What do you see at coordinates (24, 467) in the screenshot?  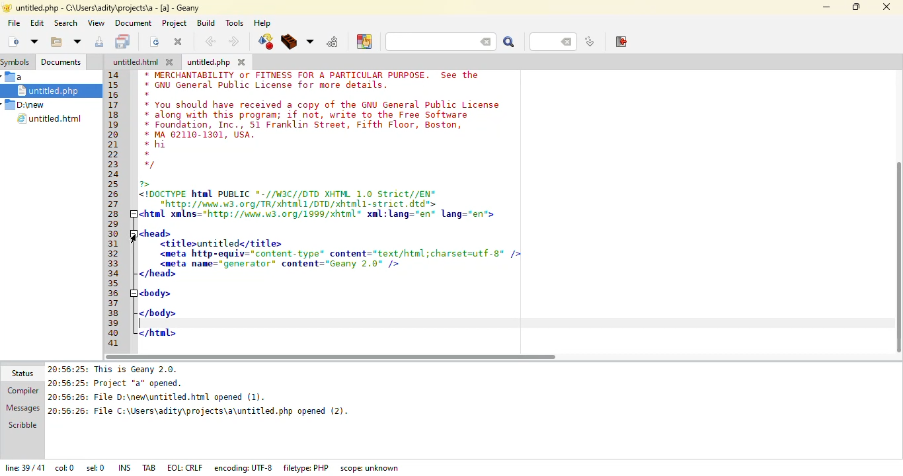 I see `line: 39/41` at bounding box center [24, 467].